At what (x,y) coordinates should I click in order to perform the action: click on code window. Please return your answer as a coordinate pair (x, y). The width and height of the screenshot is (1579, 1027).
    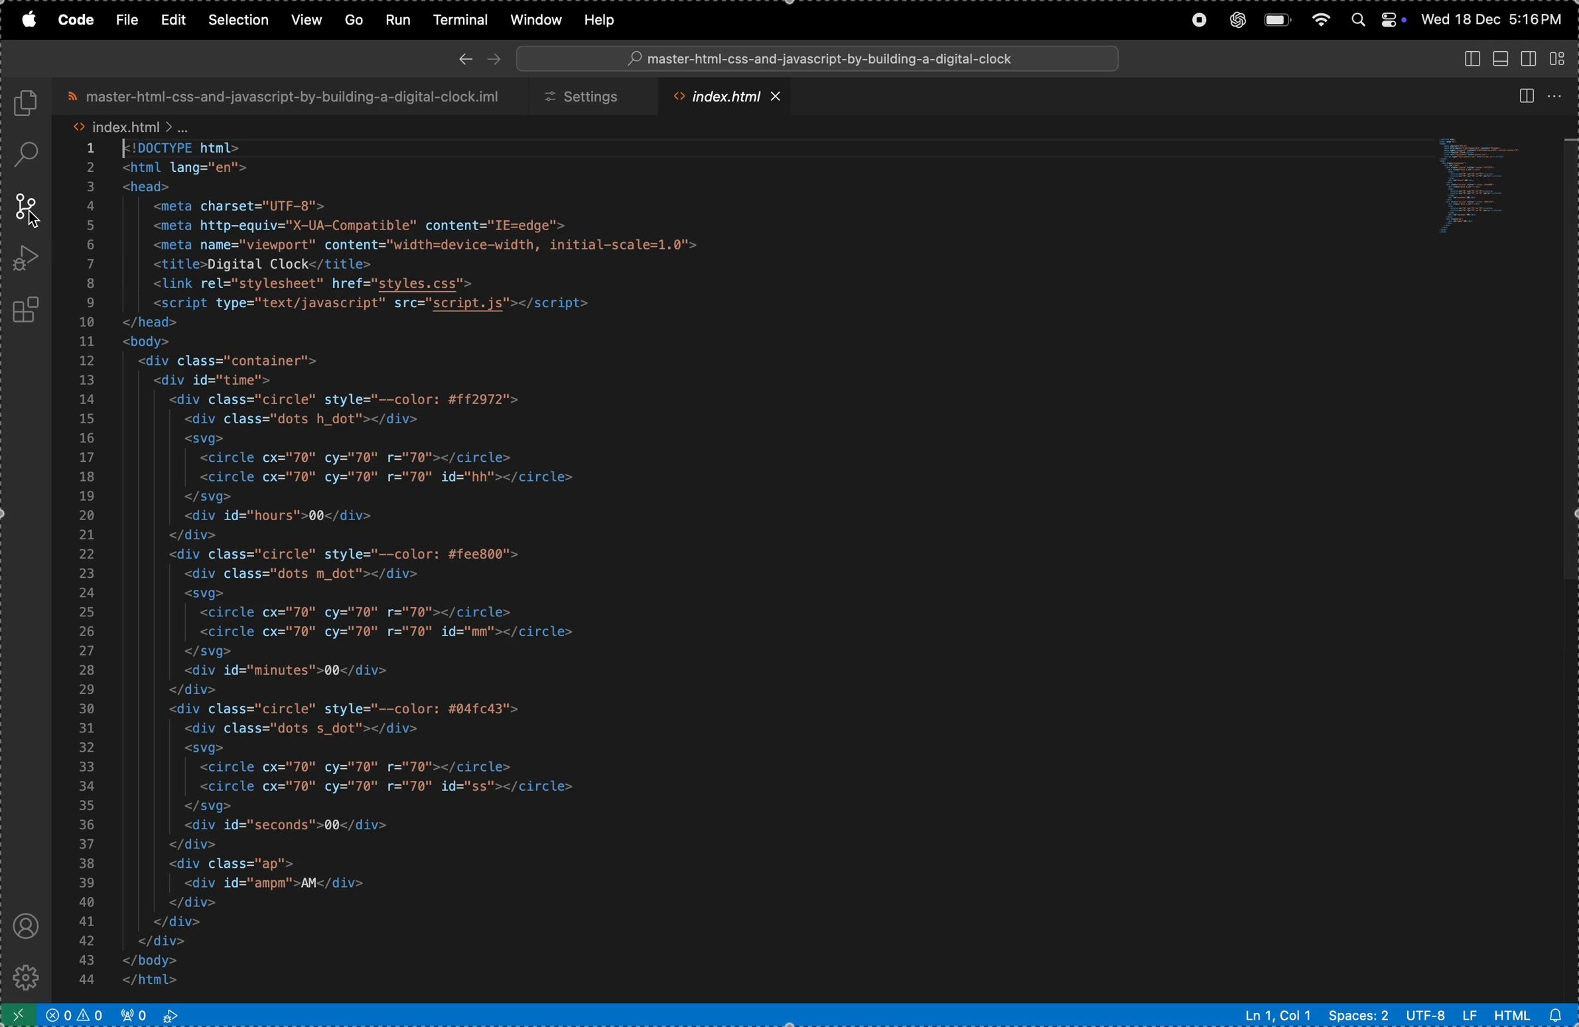
    Looking at the image, I should click on (1487, 182).